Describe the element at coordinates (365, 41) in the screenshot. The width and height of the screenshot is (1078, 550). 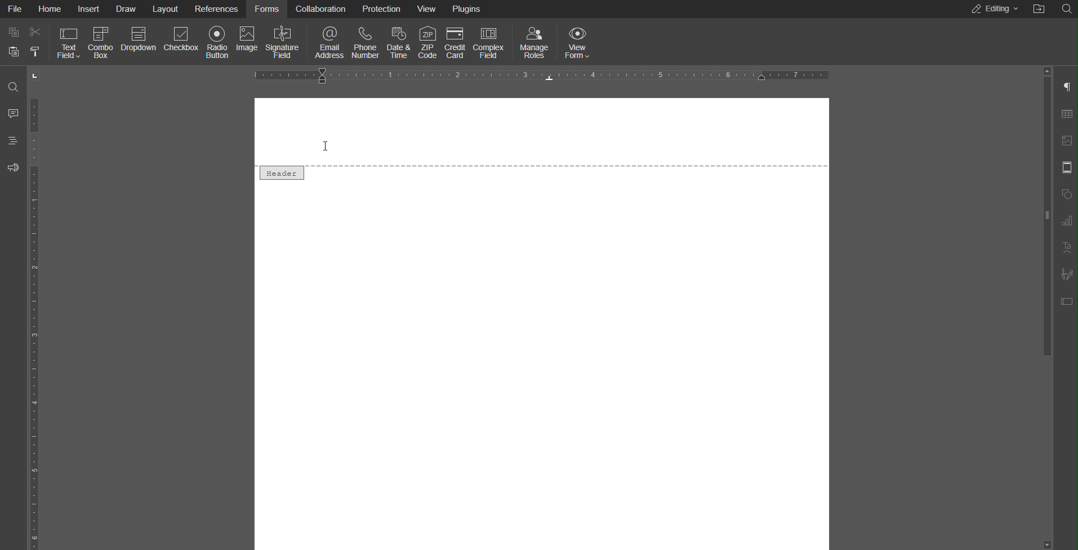
I see `Phone Number` at that location.